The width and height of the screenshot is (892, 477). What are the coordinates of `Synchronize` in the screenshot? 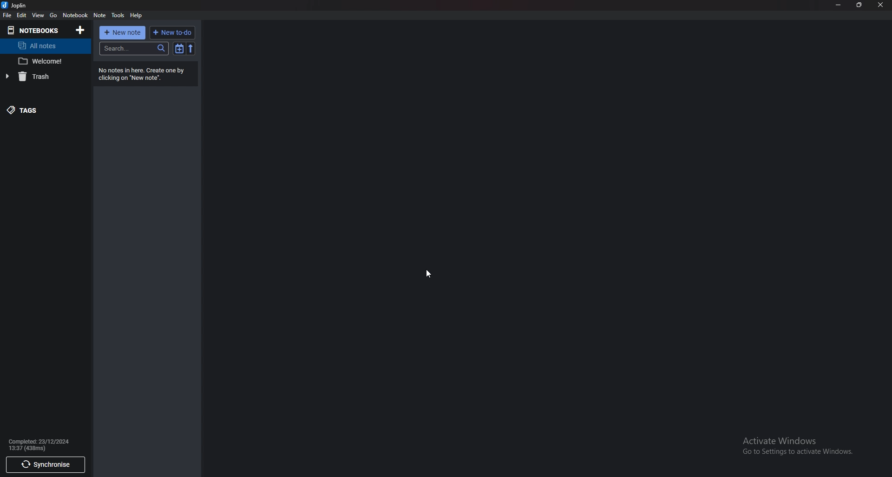 It's located at (45, 465).